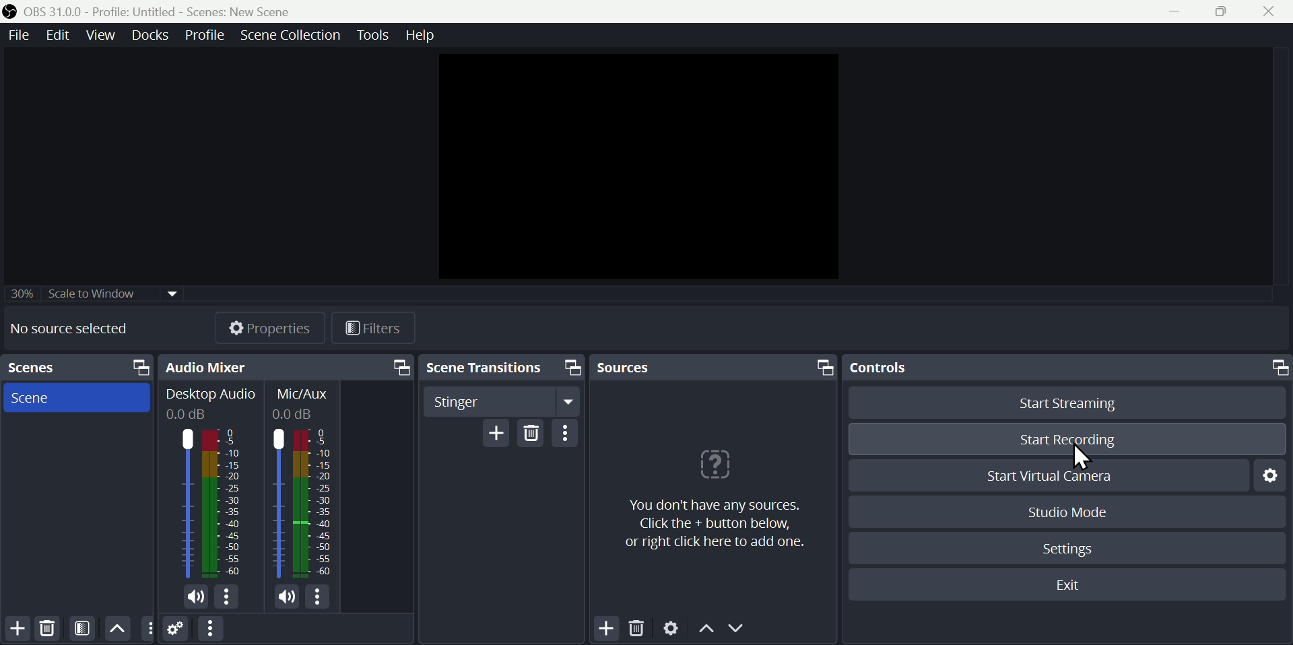 The height and width of the screenshot is (645, 1293). I want to click on Settings, so click(1071, 547).